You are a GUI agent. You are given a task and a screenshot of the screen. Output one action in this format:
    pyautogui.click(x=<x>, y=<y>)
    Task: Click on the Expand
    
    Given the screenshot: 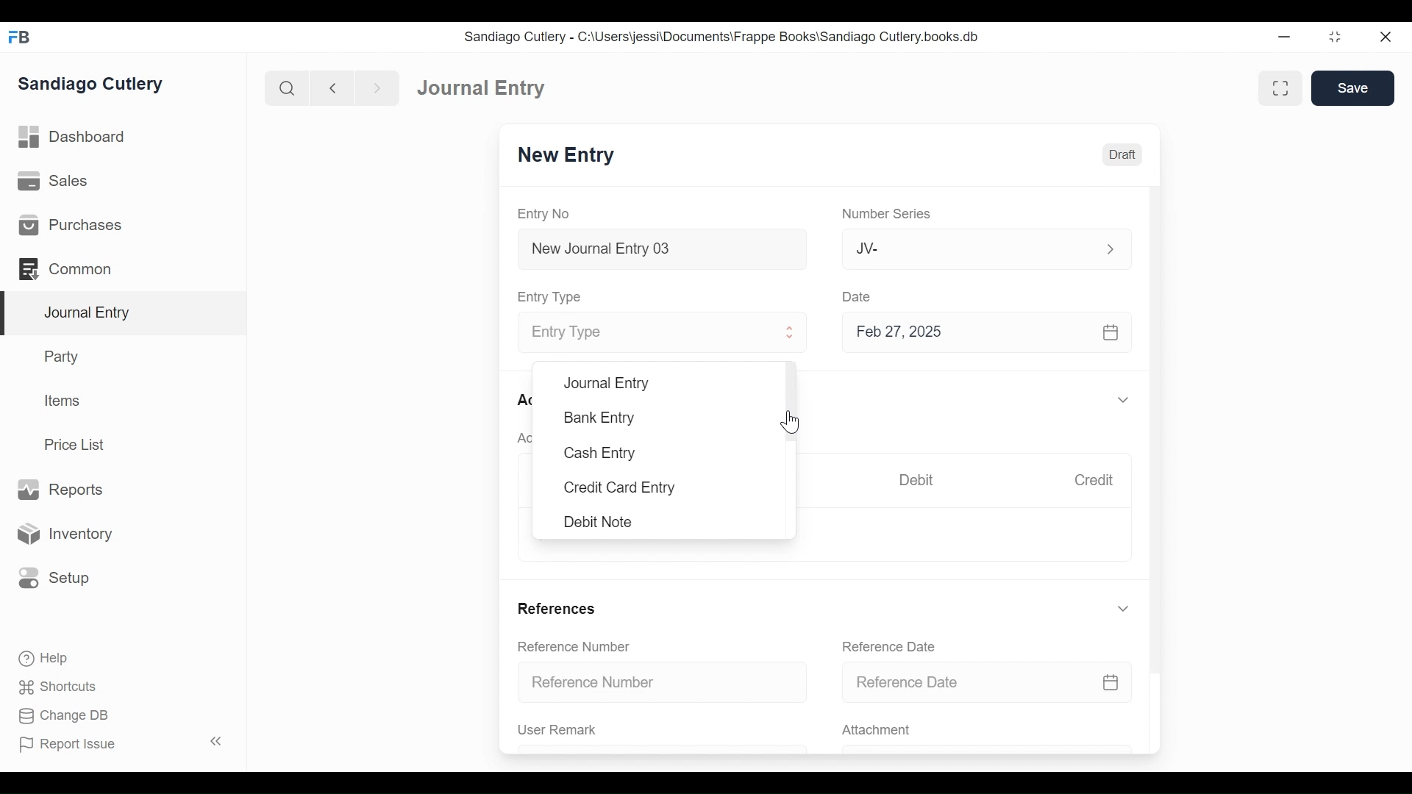 What is the action you would take?
    pyautogui.click(x=791, y=333)
    